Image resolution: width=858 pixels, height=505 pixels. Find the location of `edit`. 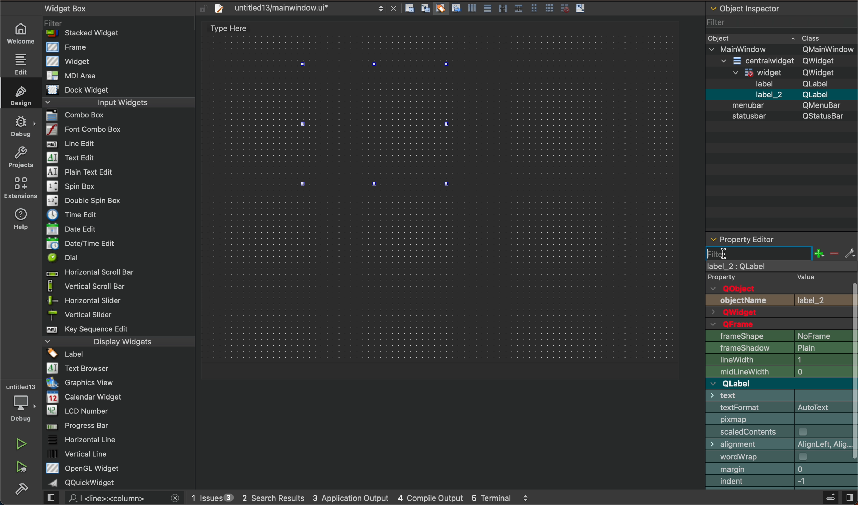

edit is located at coordinates (19, 63).